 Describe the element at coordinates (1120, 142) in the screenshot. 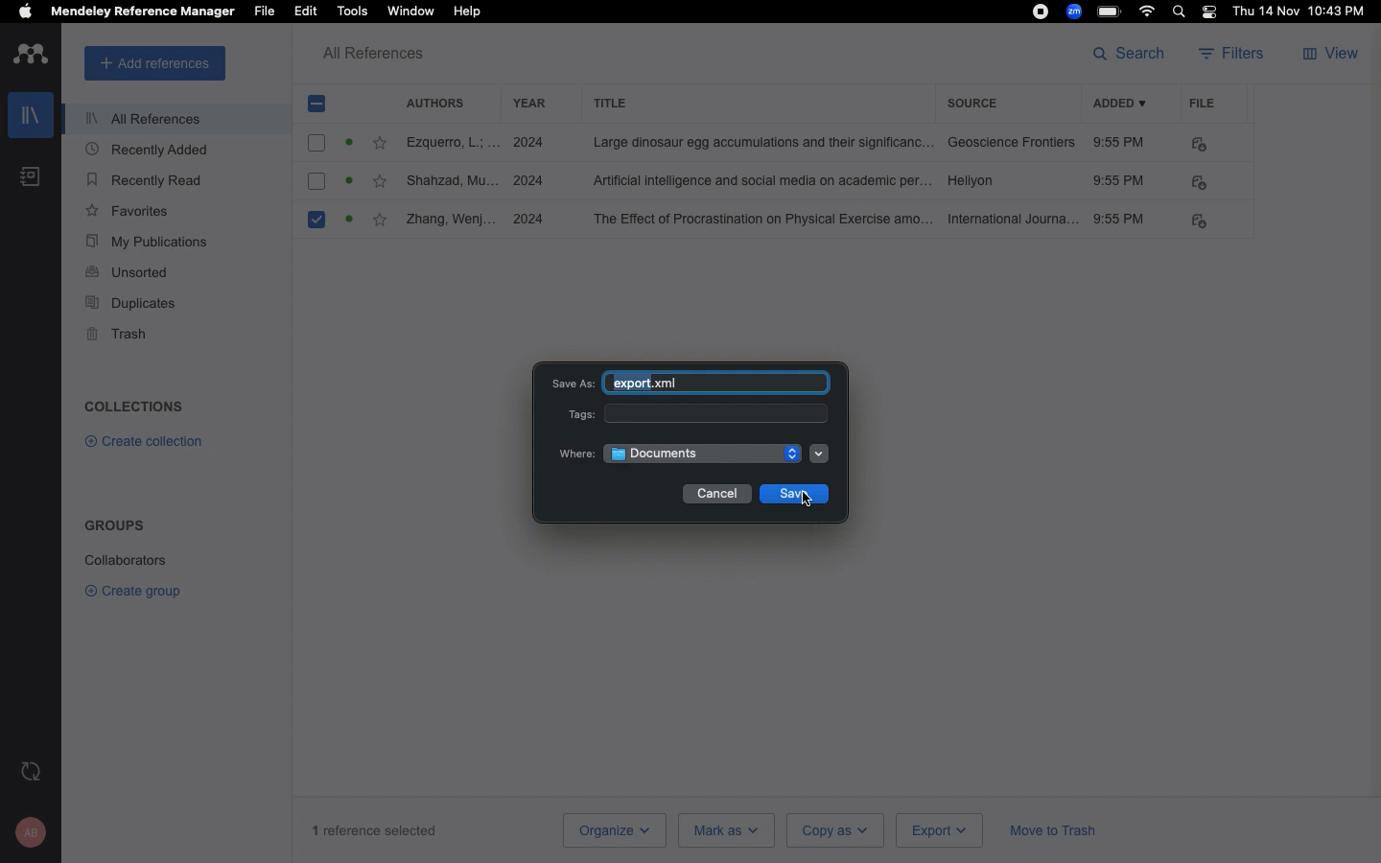

I see `9:55 PM` at that location.